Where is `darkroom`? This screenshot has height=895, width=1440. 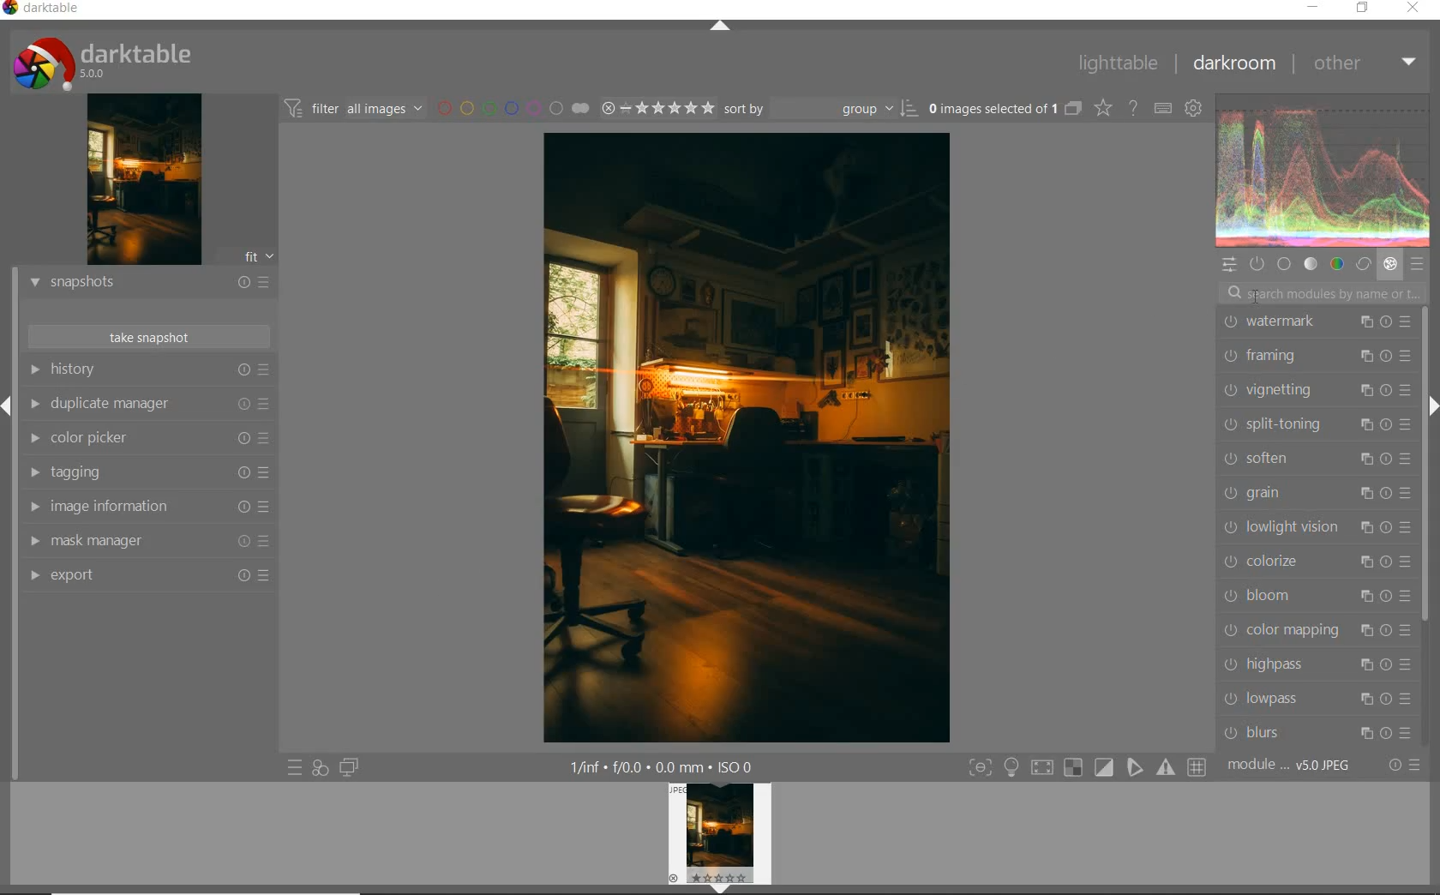 darkroom is located at coordinates (1237, 64).